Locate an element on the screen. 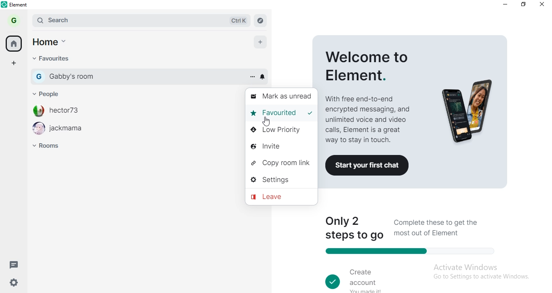 Image resolution: width=552 pixels, height=293 pixels. create account is located at coordinates (361, 277).